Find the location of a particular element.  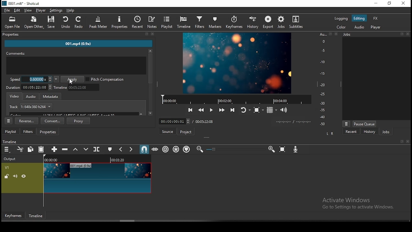

markers is located at coordinates (215, 22).